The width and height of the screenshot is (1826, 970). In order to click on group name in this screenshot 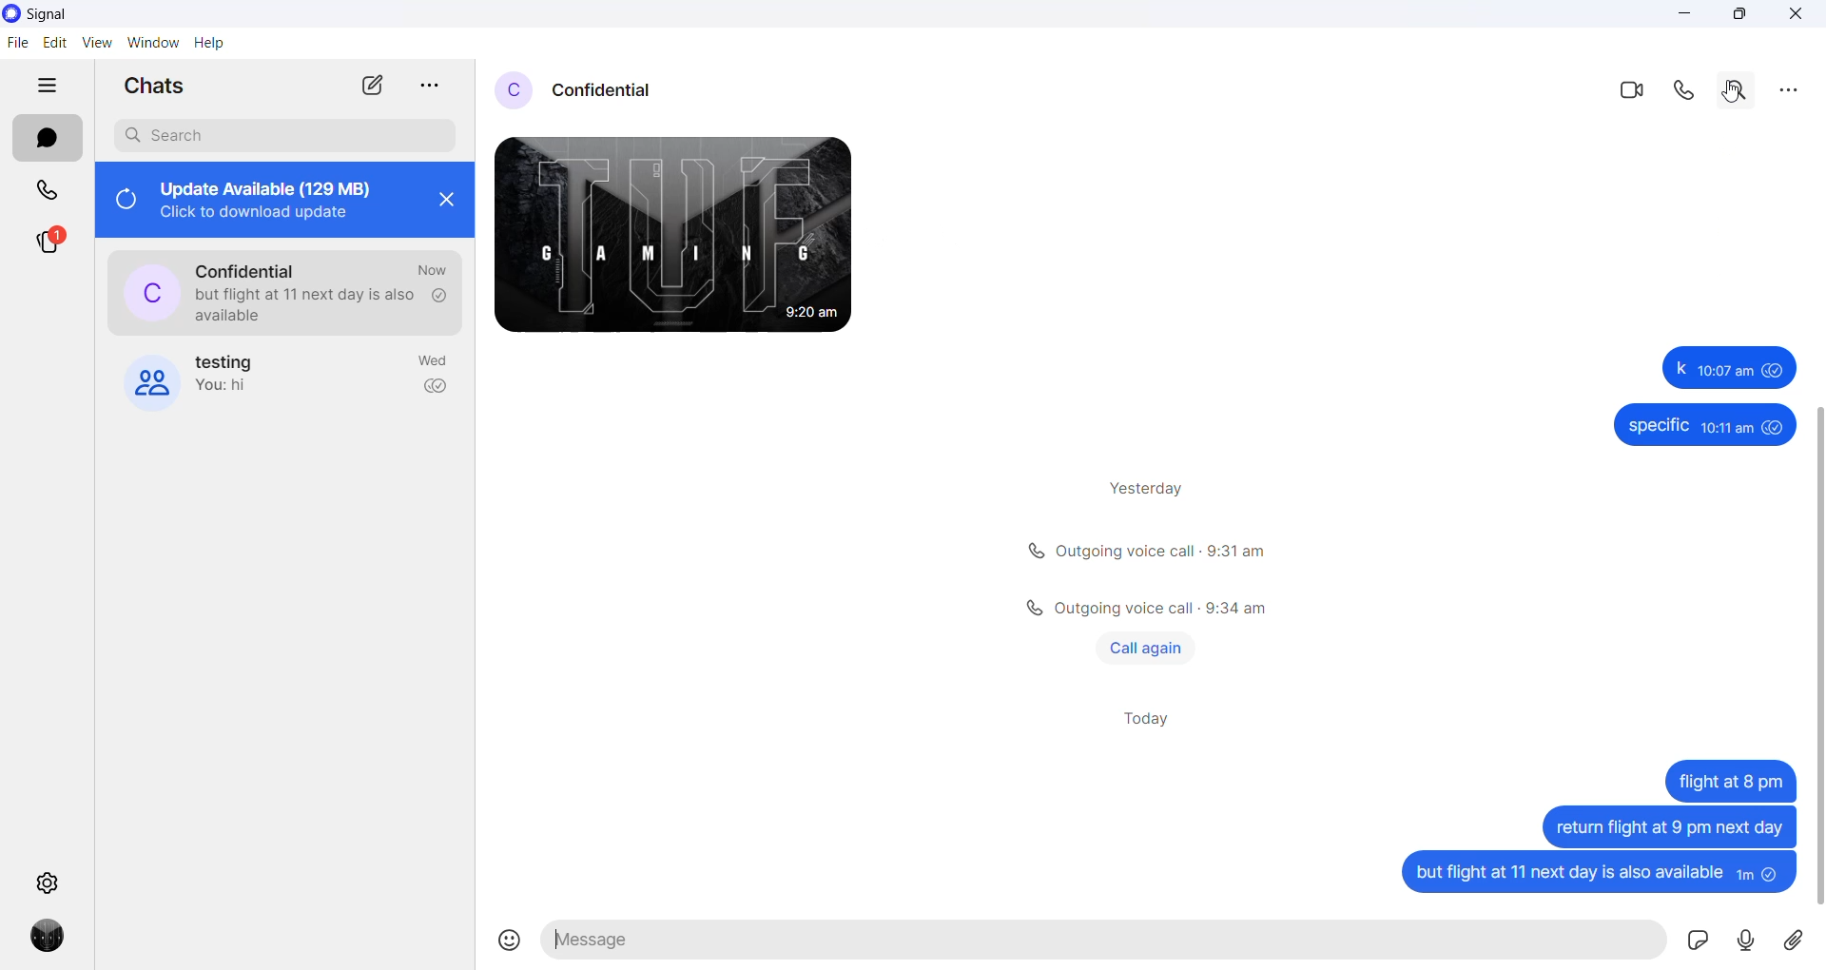, I will do `click(233, 361)`.